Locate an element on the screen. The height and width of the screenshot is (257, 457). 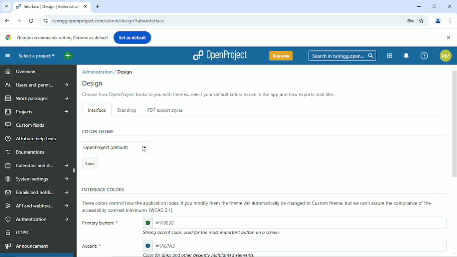
Accent is located at coordinates (94, 247).